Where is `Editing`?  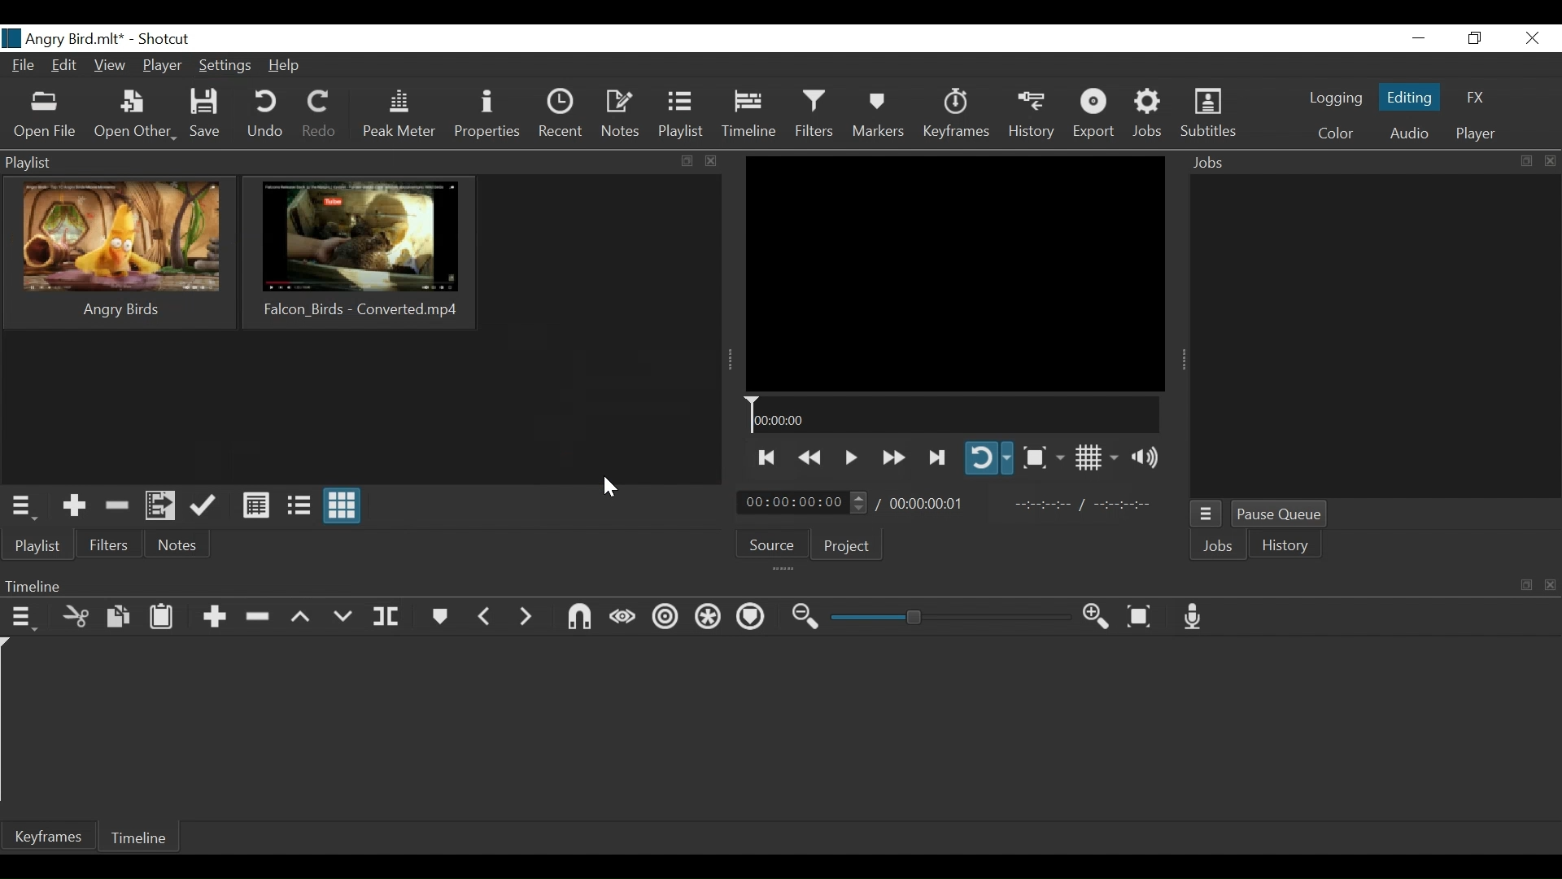 Editing is located at coordinates (1410, 98).